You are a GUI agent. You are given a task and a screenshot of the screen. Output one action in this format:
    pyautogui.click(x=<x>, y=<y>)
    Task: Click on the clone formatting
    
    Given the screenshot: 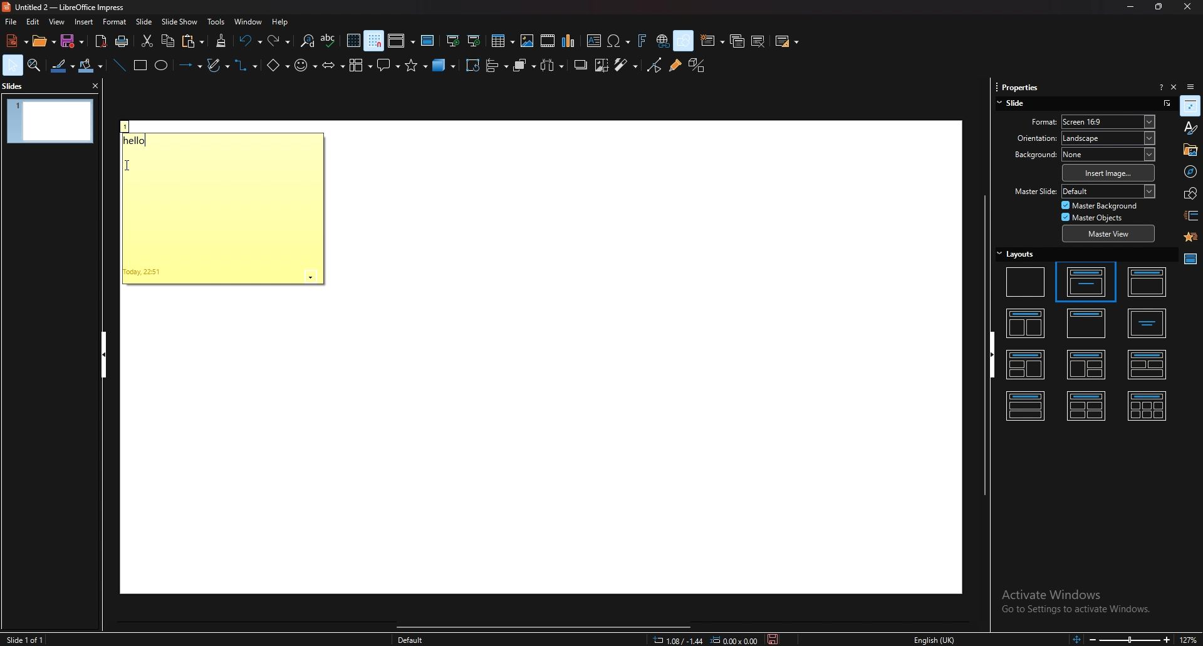 What is the action you would take?
    pyautogui.click(x=221, y=41)
    